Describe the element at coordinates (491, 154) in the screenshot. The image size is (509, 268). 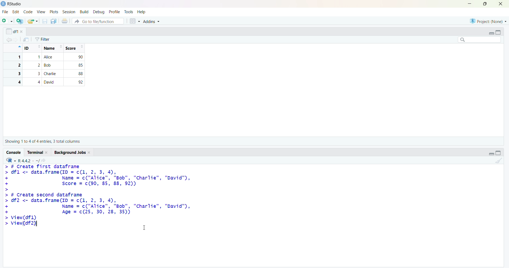
I see `Collapse/expand ` at that location.